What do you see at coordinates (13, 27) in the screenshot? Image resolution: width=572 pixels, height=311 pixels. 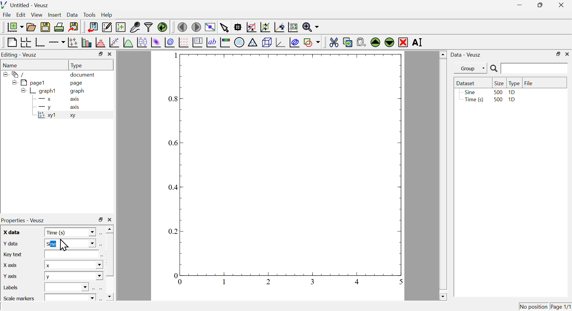 I see `new document` at bounding box center [13, 27].